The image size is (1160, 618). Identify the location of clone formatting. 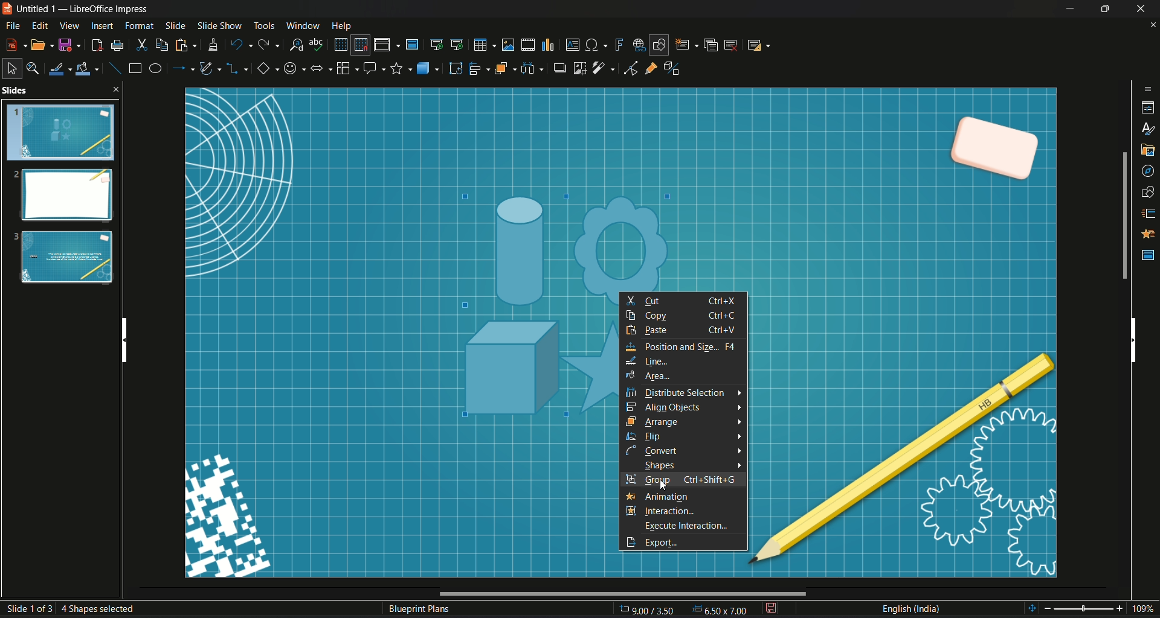
(213, 45).